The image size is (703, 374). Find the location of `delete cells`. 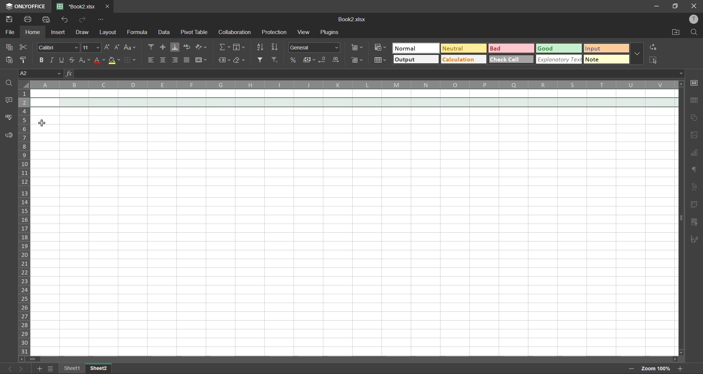

delete cells is located at coordinates (358, 61).